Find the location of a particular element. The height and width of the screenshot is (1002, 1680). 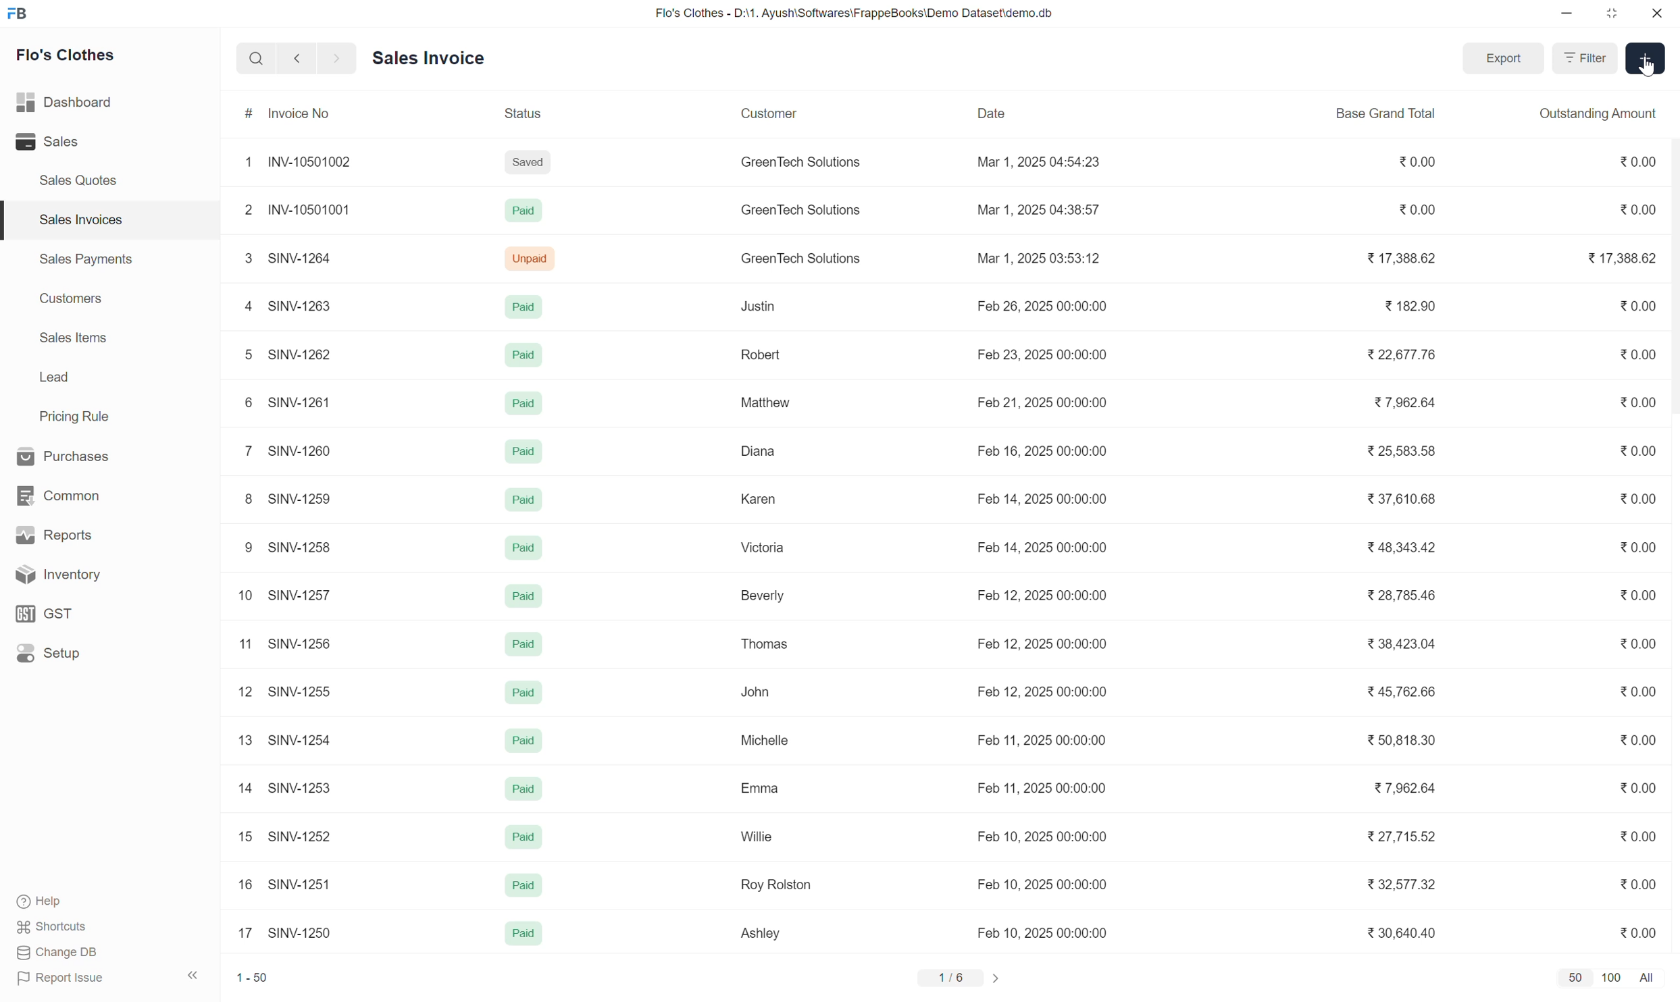

Feb 21, 2025 00:00:00 is located at coordinates (1041, 404).